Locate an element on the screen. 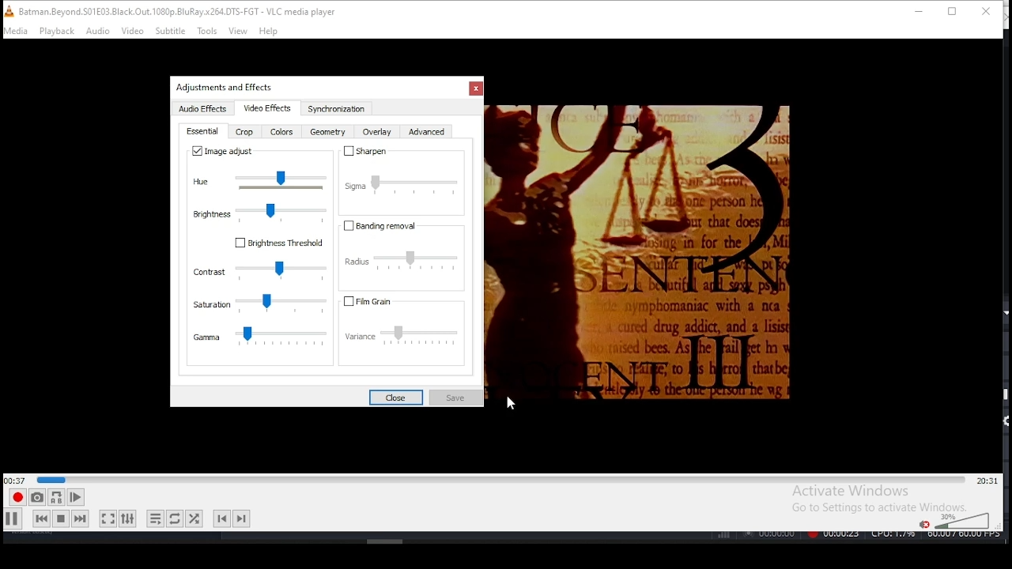  save is located at coordinates (456, 398).